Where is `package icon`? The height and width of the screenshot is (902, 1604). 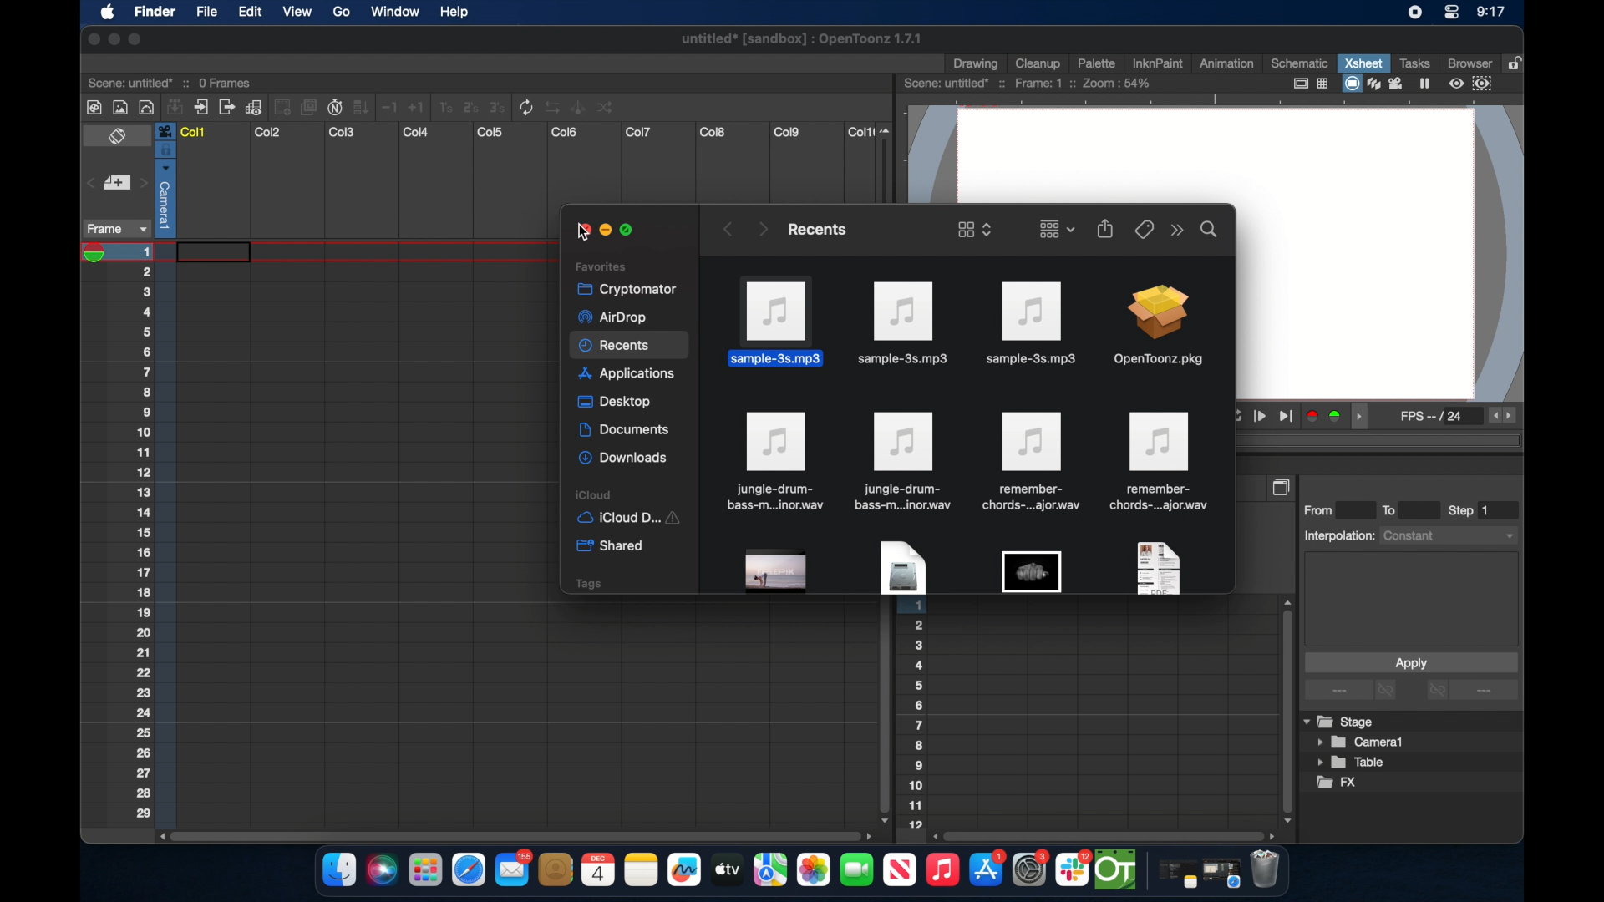
package icon is located at coordinates (1157, 327).